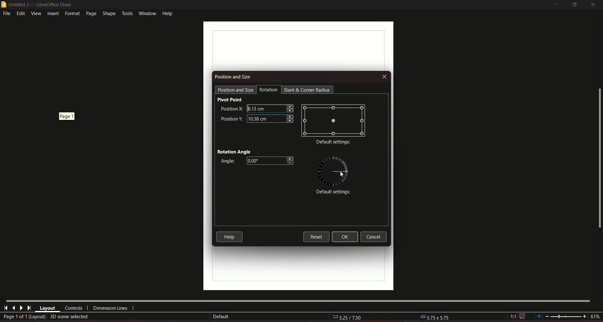 The width and height of the screenshot is (603, 322). What do you see at coordinates (269, 90) in the screenshot?
I see `Rotation` at bounding box center [269, 90].